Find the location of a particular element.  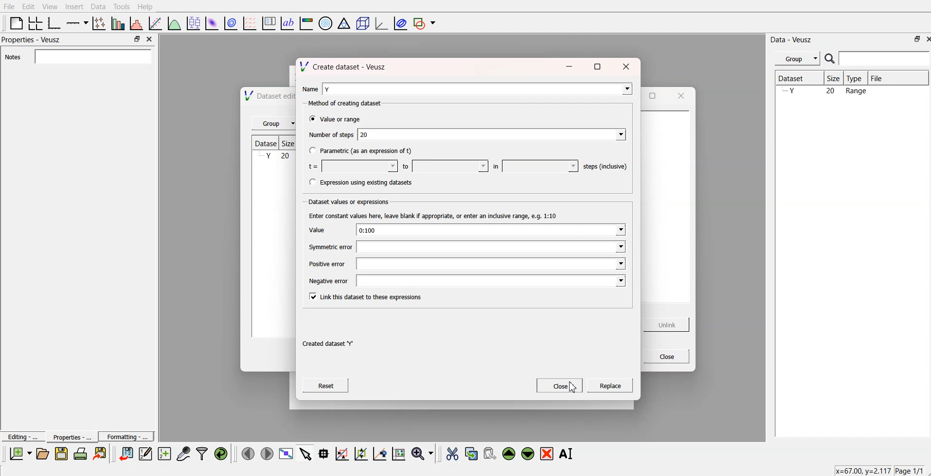

field is located at coordinates (492, 263).